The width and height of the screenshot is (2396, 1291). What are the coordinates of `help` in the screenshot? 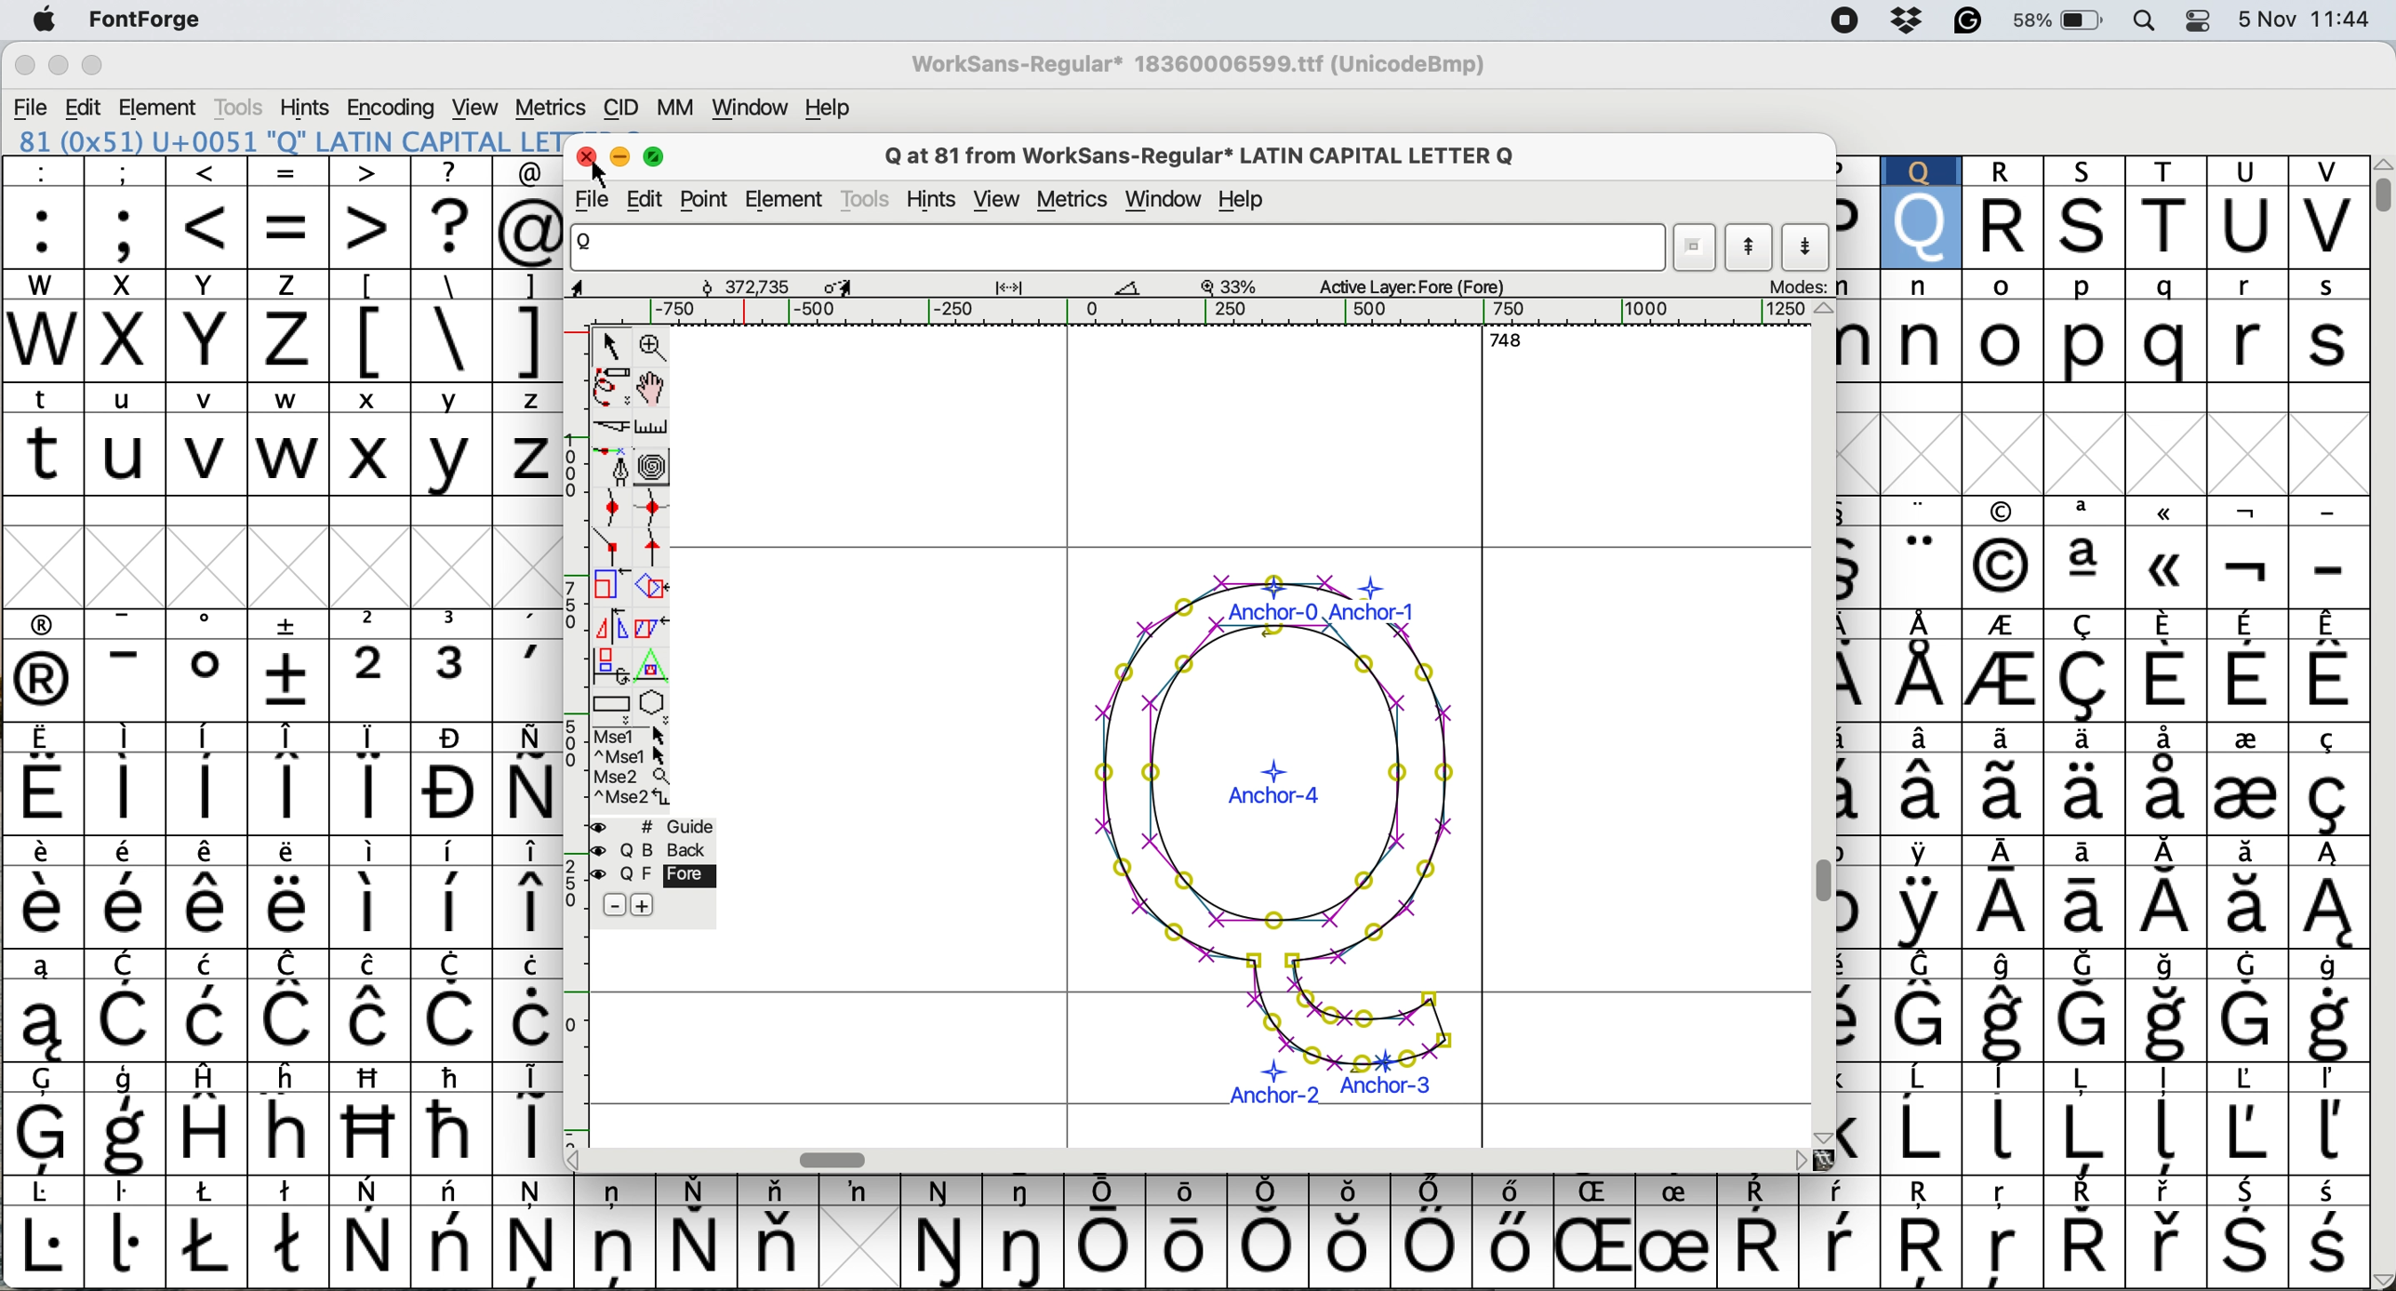 It's located at (1244, 200).